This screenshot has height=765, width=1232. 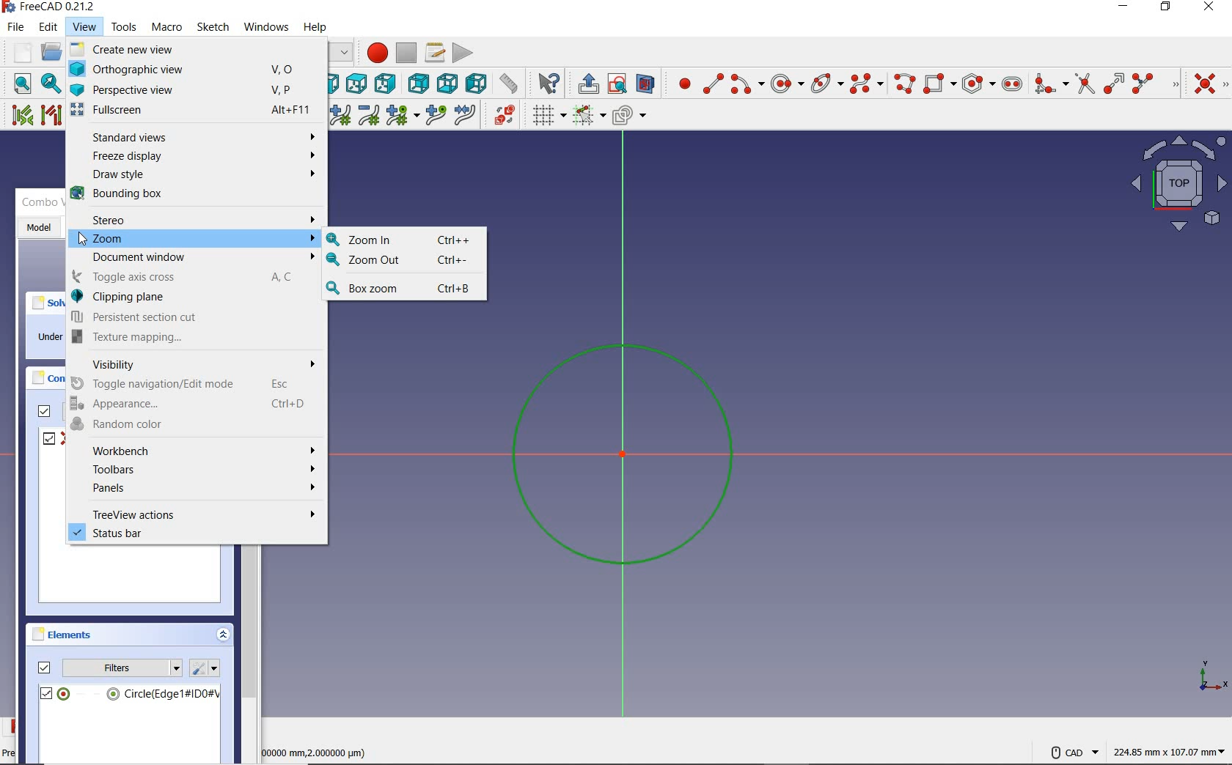 I want to click on create new view, so click(x=149, y=48).